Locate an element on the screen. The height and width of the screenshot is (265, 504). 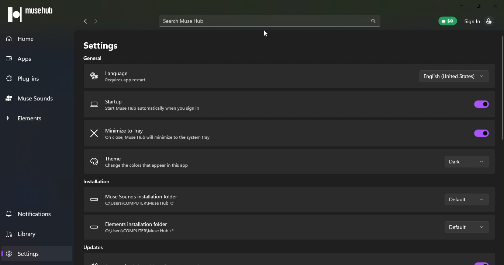
theme logo is located at coordinates (94, 163).